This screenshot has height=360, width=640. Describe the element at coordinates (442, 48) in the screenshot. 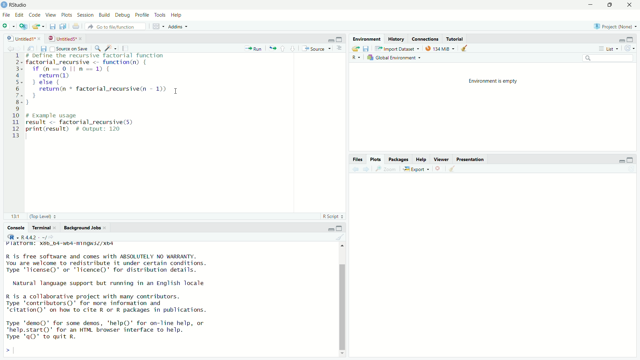

I see `134kib used by R session (Source: Windows System)` at that location.